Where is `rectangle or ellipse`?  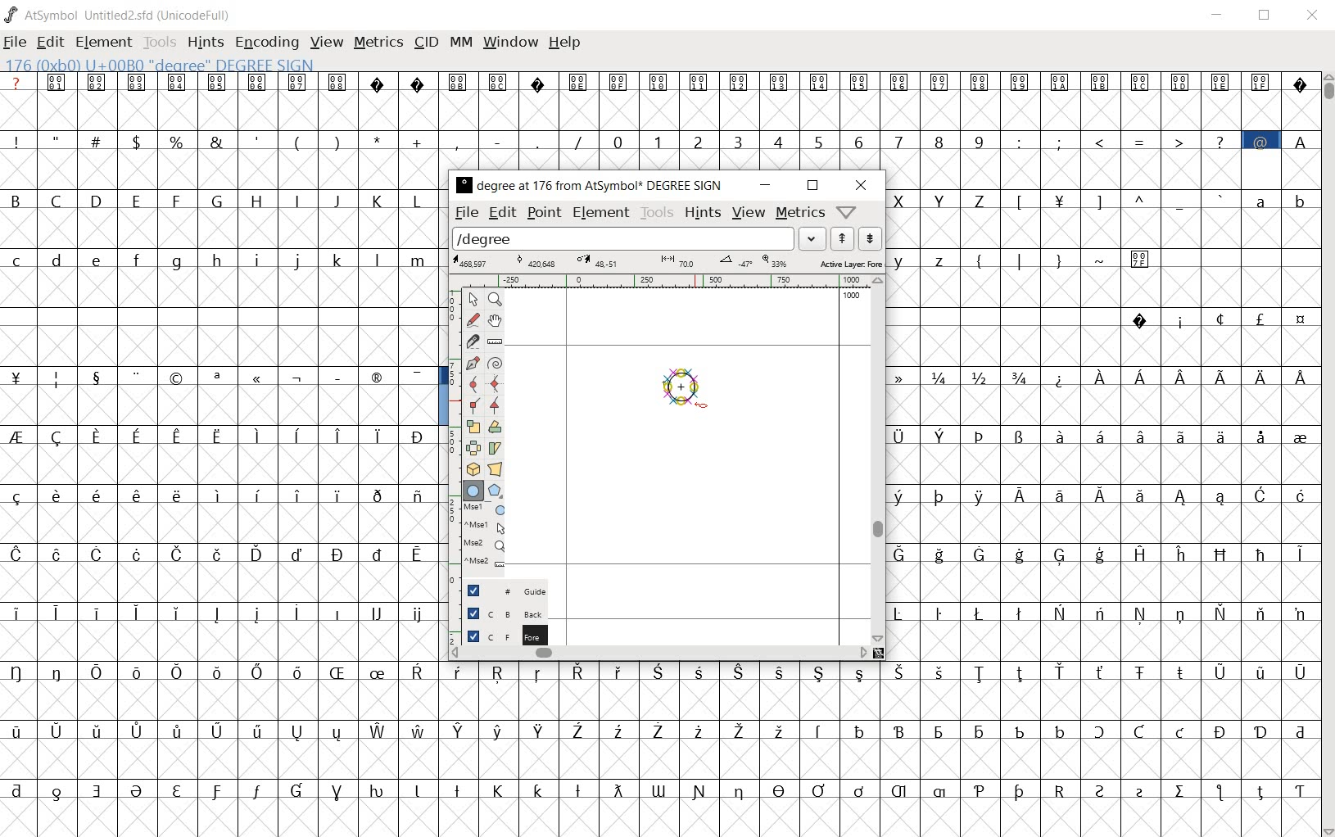 rectangle or ellipse is located at coordinates (473, 490).